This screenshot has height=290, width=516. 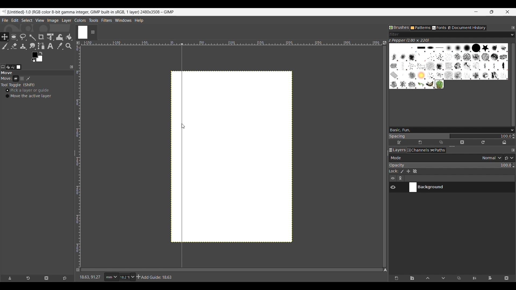 What do you see at coordinates (399, 142) in the screenshot?
I see `Edit brush` at bounding box center [399, 142].